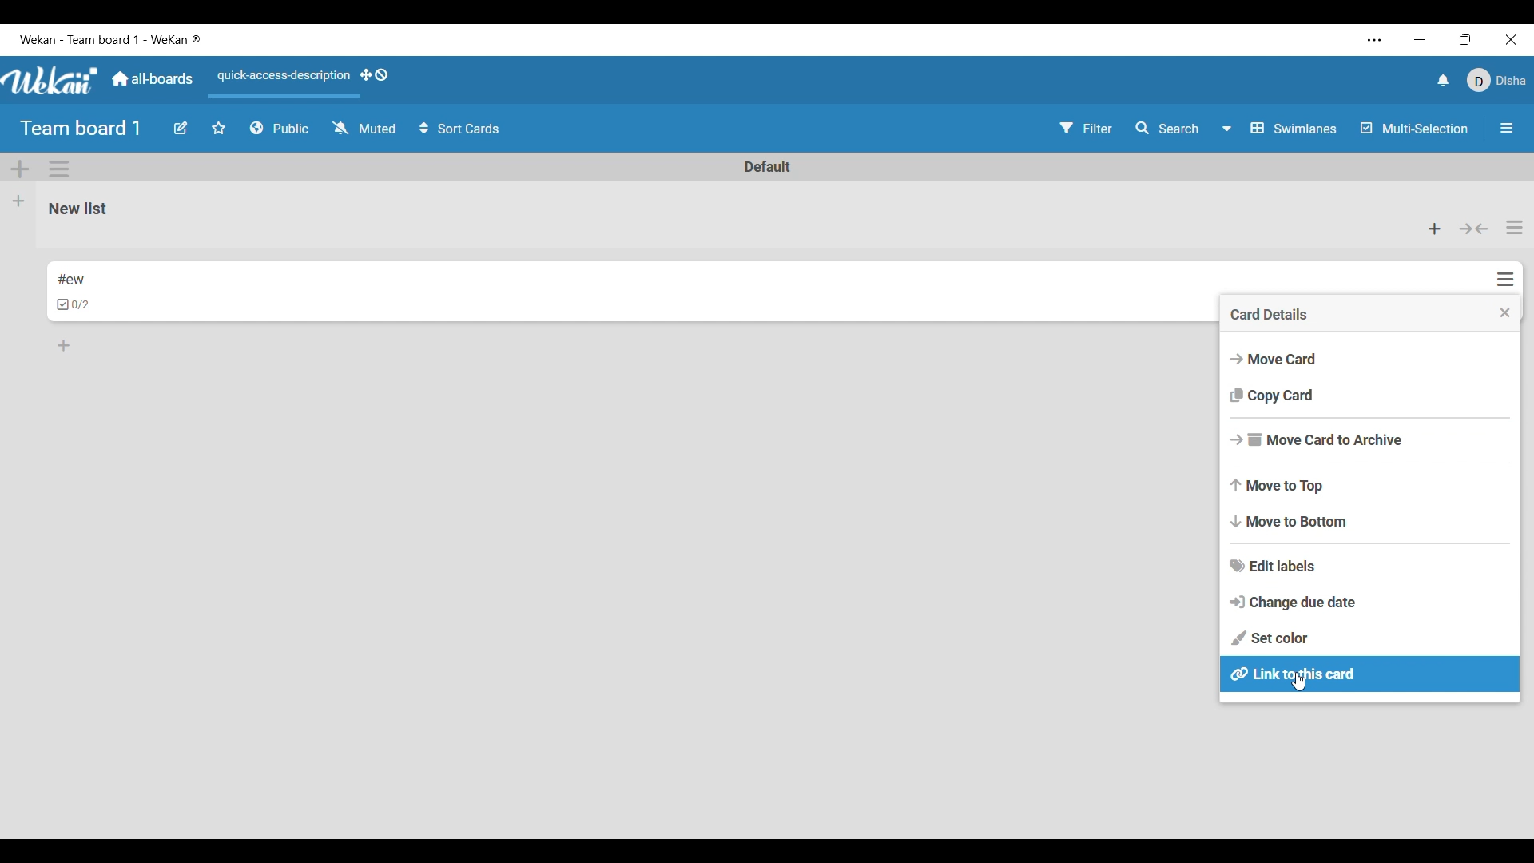 The width and height of the screenshot is (1534, 863). I want to click on Edit board, so click(181, 128).